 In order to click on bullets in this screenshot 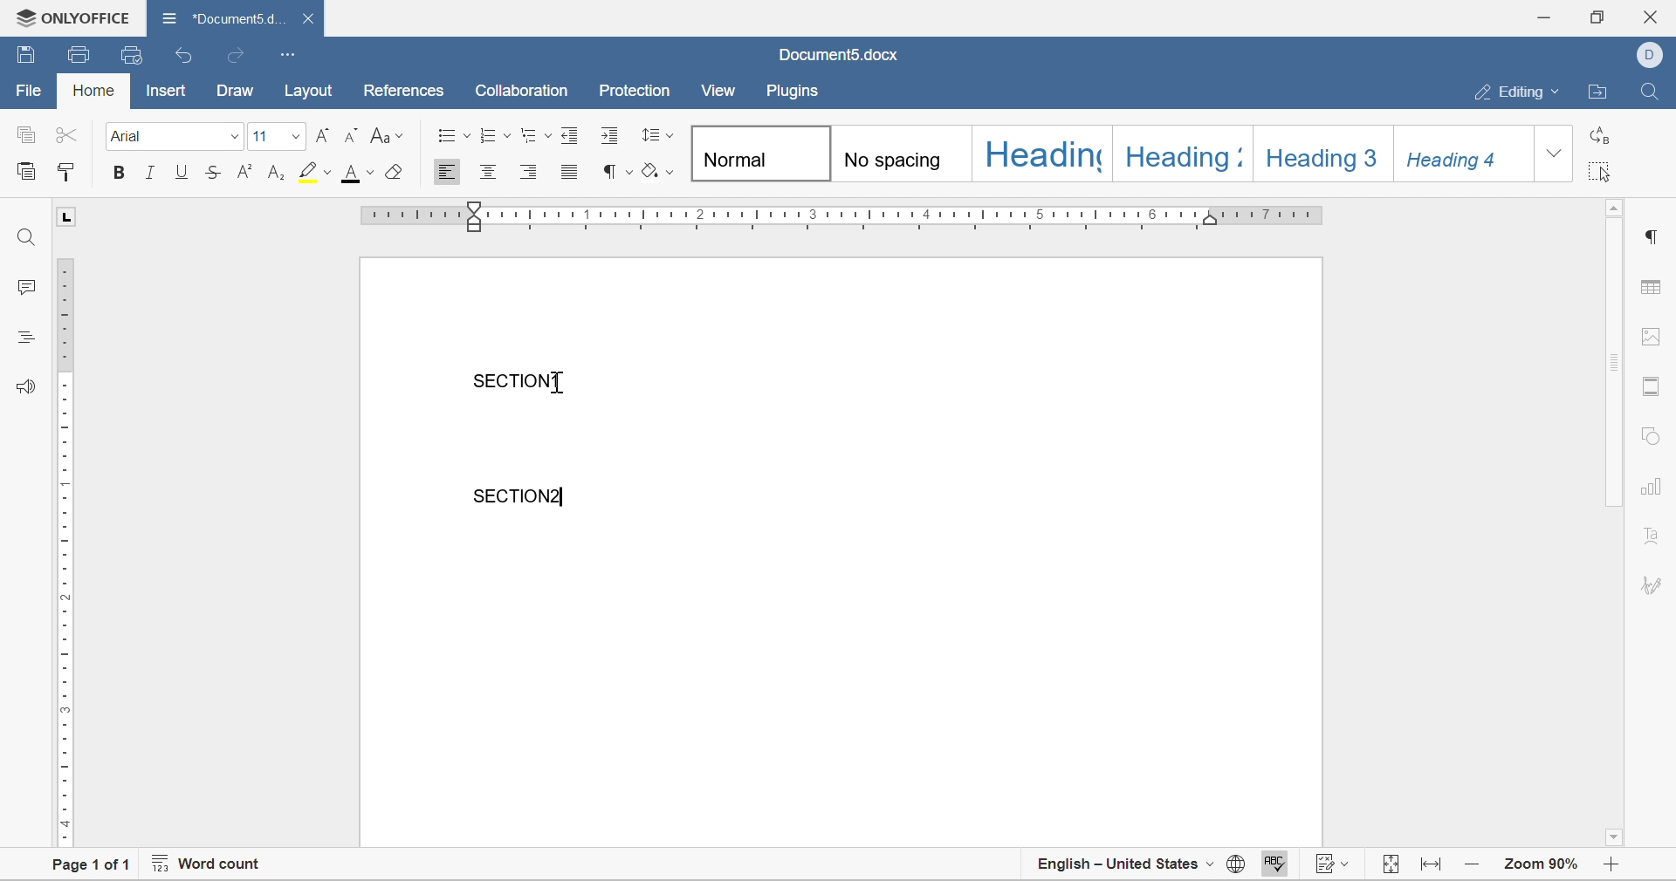, I will do `click(456, 134)`.